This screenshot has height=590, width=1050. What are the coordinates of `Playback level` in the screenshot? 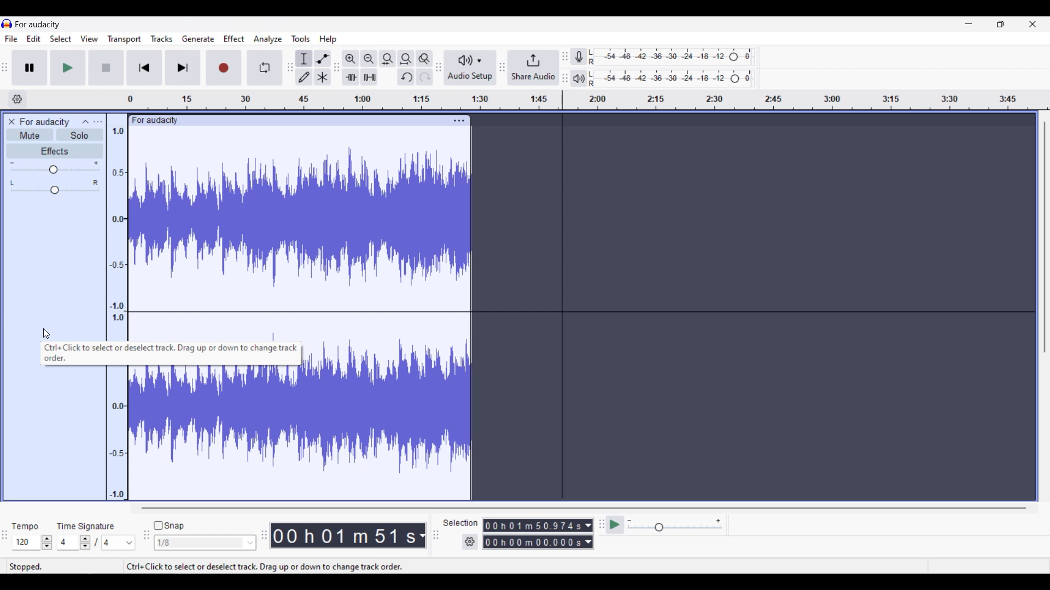 It's located at (674, 79).